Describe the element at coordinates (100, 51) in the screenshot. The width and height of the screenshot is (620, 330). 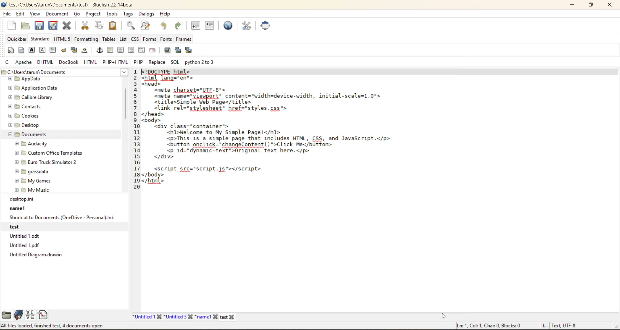
I see `anchor` at that location.